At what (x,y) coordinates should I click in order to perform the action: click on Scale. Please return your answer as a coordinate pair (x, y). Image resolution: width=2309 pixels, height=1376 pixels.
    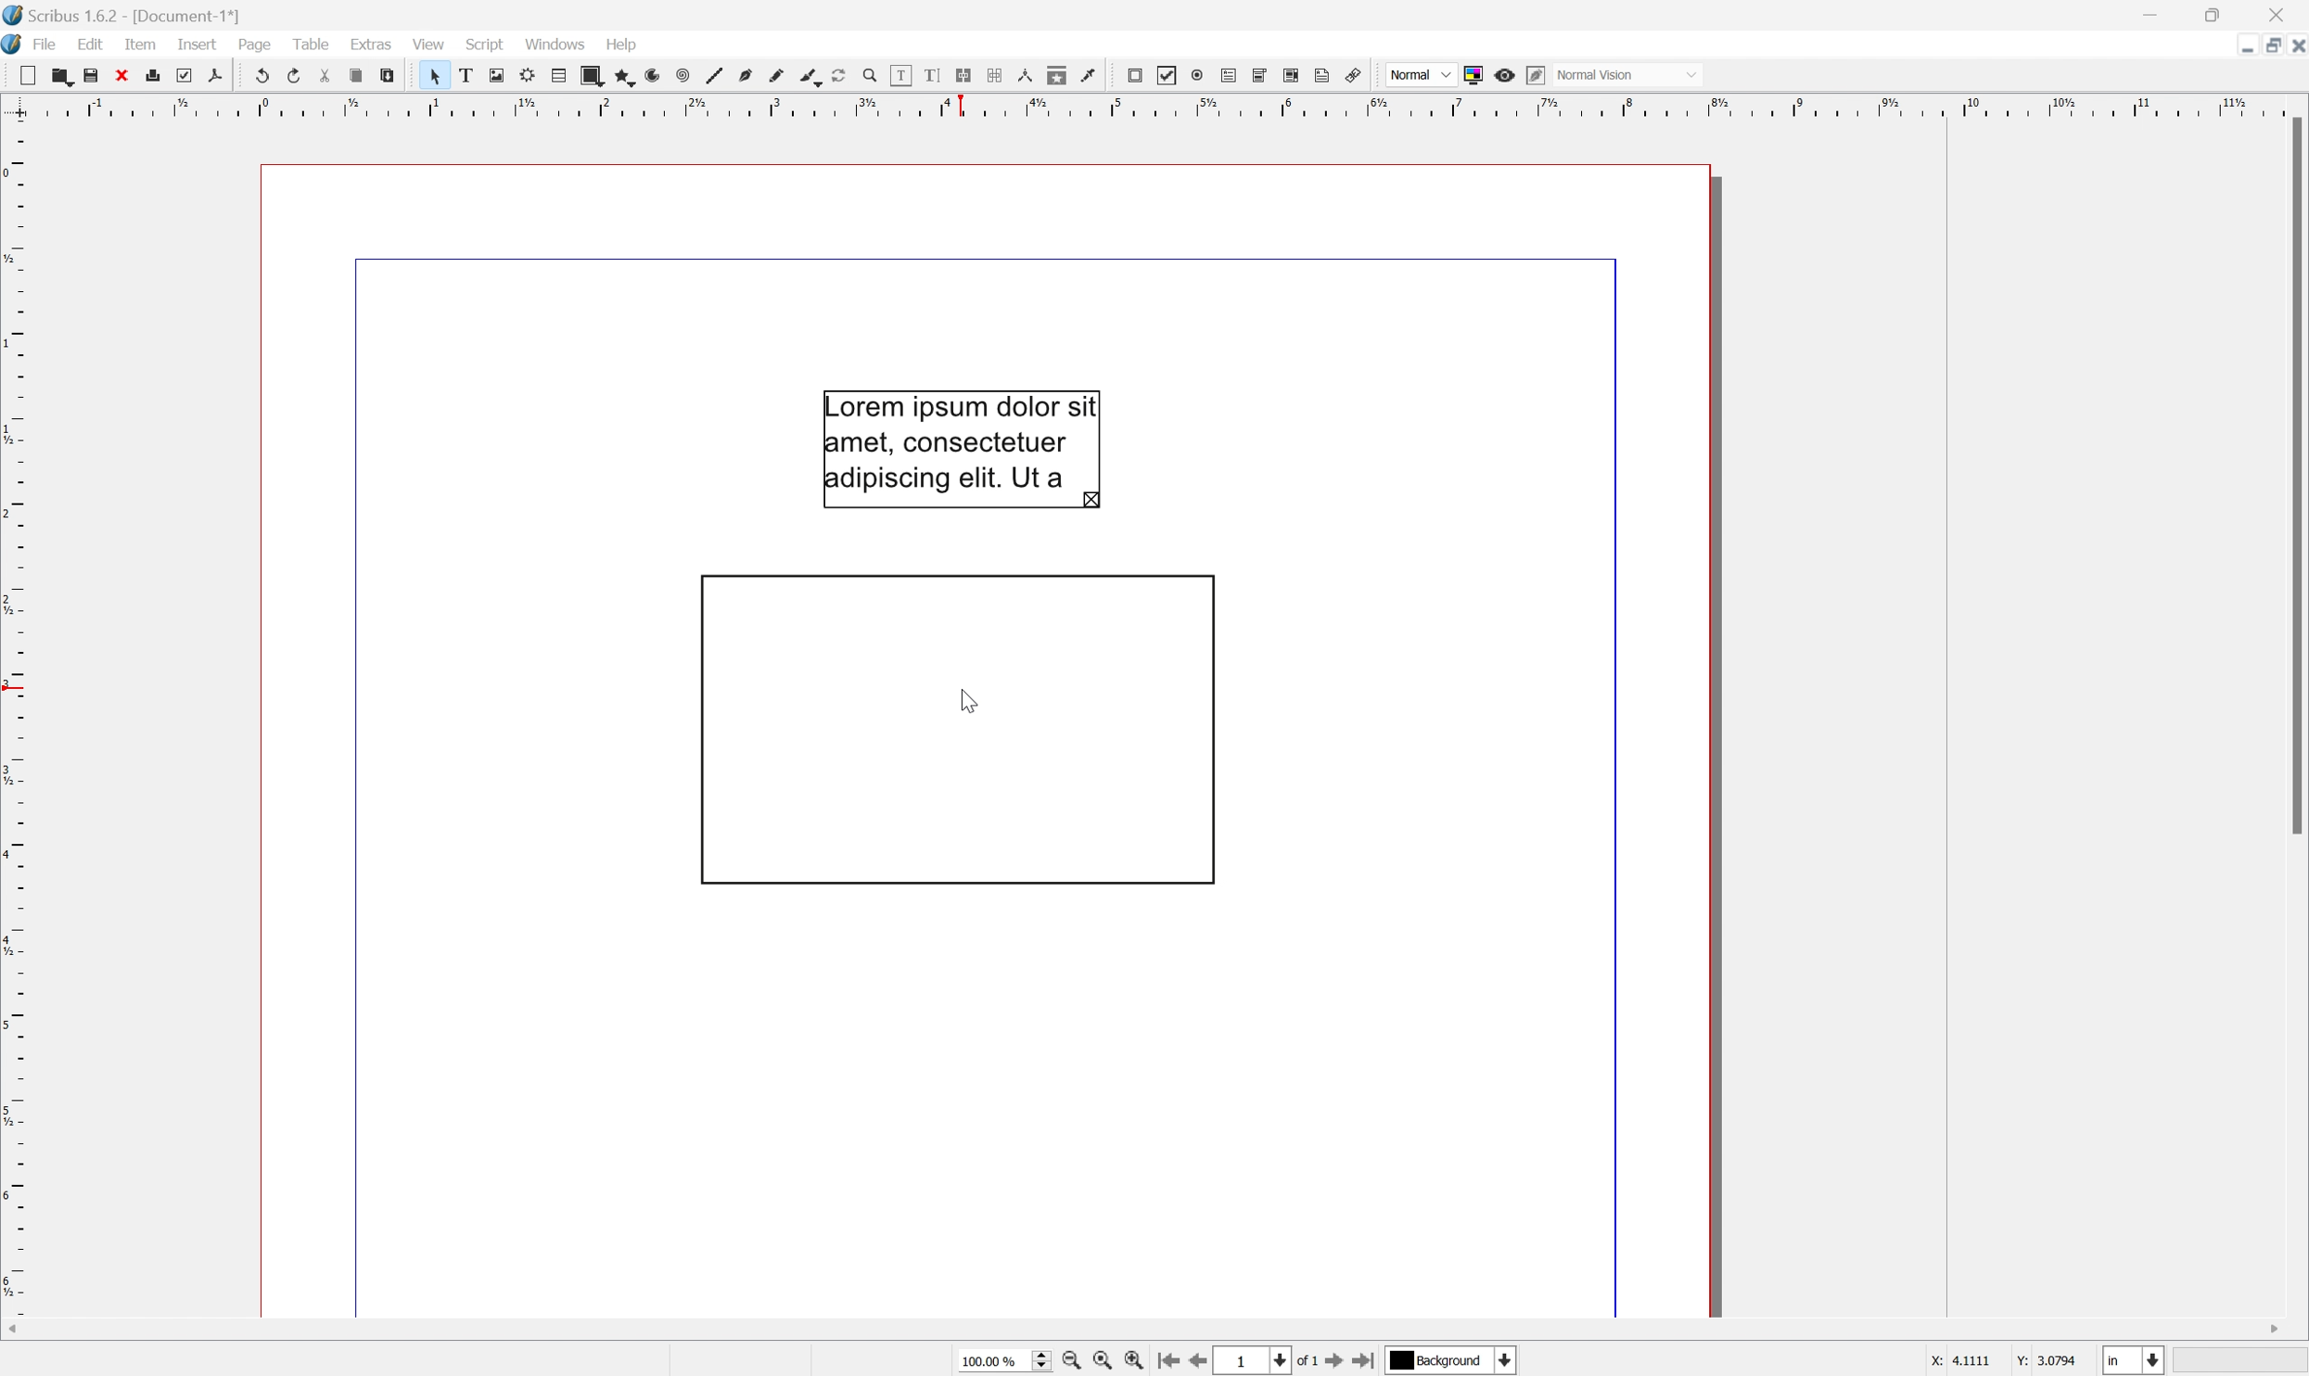
    Looking at the image, I should click on (1153, 105).